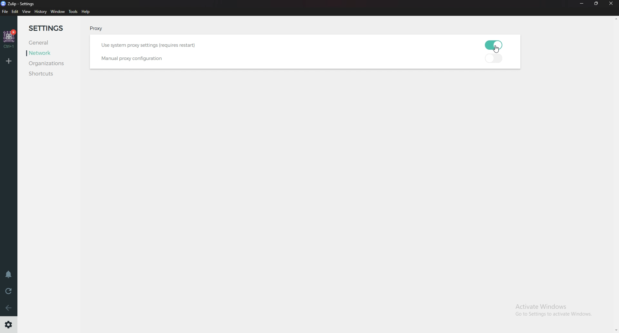 This screenshot has height=333, width=619. I want to click on Use system proxy, so click(150, 45).